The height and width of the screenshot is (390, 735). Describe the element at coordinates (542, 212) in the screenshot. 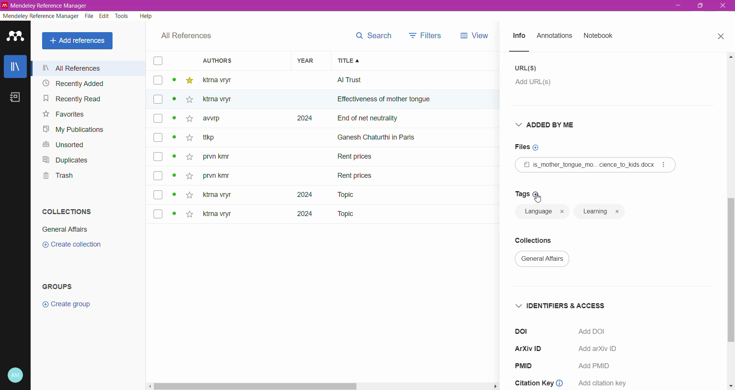

I see `language ` at that location.